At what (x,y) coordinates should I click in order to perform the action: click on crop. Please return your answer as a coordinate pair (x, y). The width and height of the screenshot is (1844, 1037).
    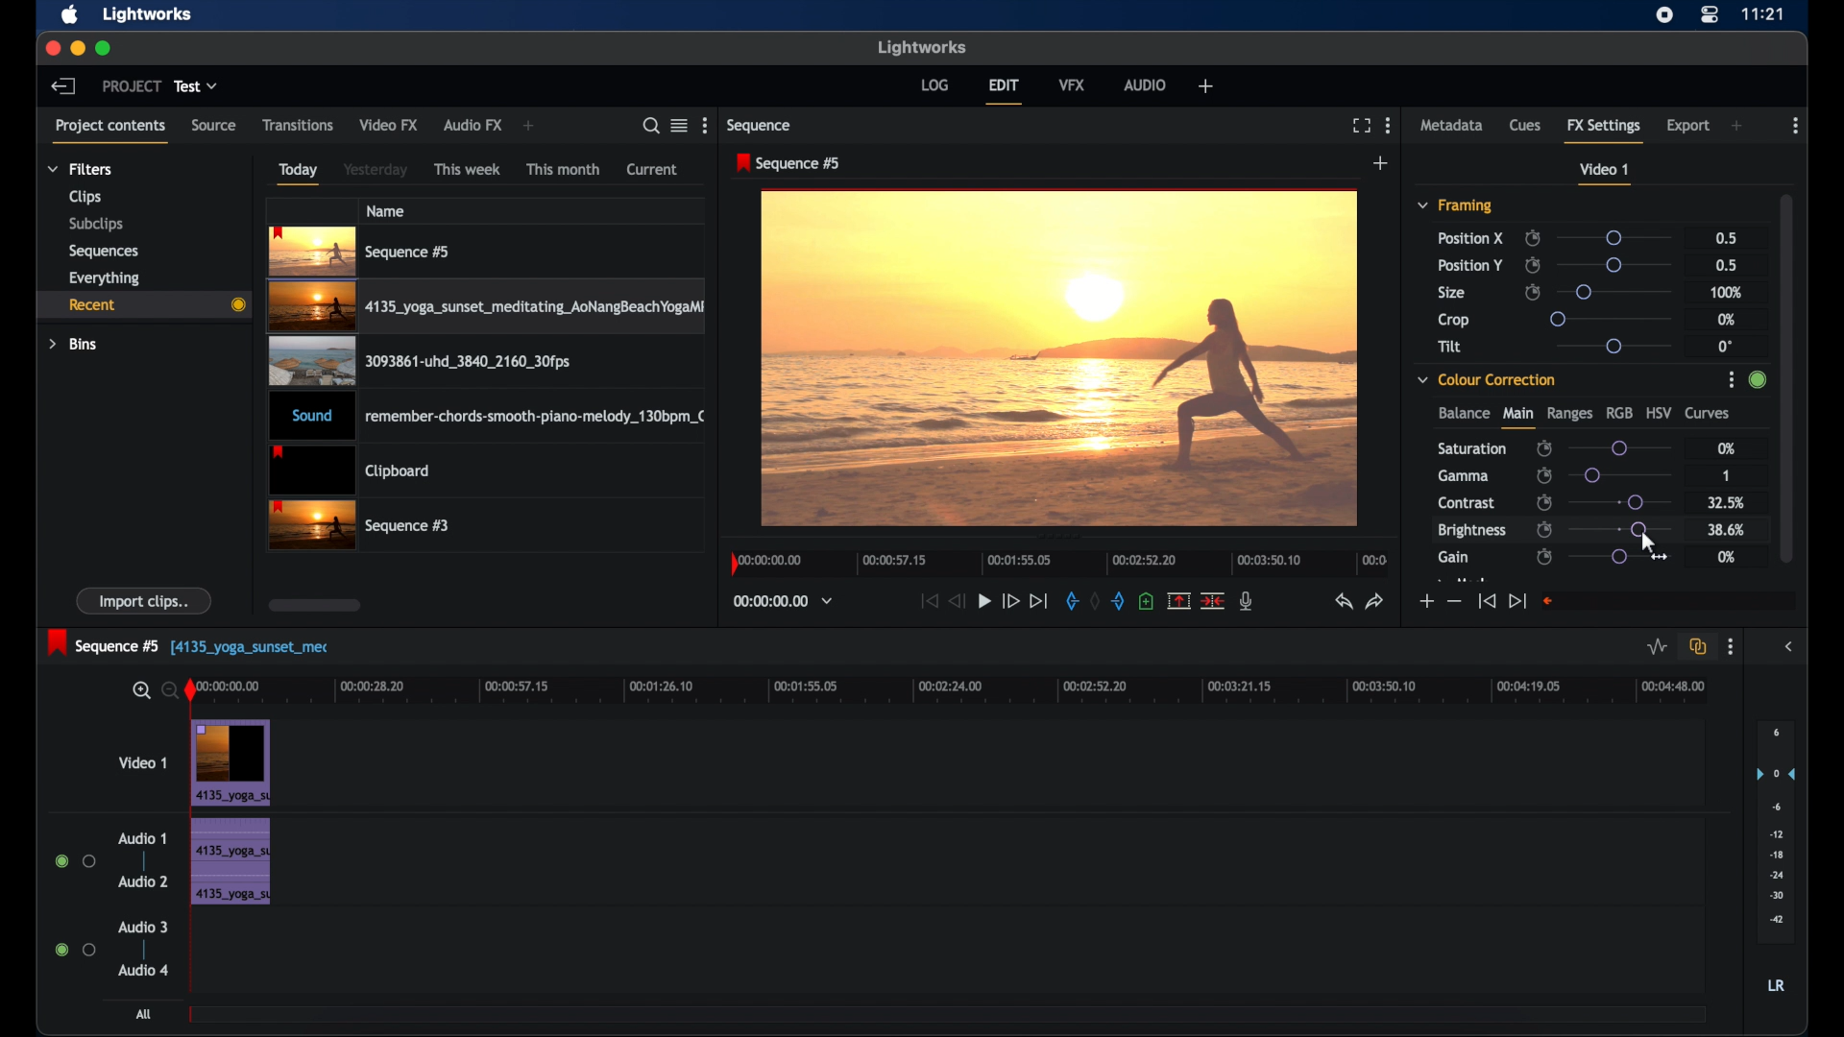
    Looking at the image, I should click on (1454, 320).